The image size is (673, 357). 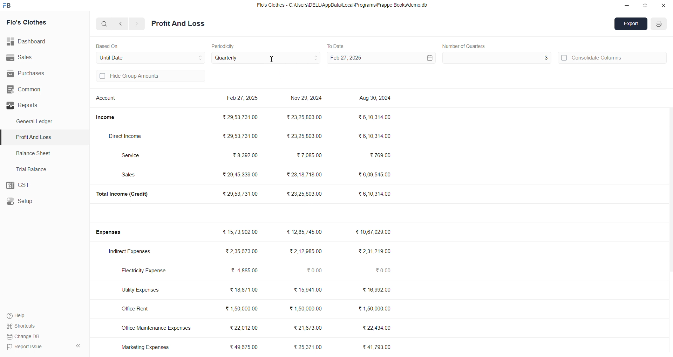 I want to click on ₹7,085.00, so click(x=310, y=155).